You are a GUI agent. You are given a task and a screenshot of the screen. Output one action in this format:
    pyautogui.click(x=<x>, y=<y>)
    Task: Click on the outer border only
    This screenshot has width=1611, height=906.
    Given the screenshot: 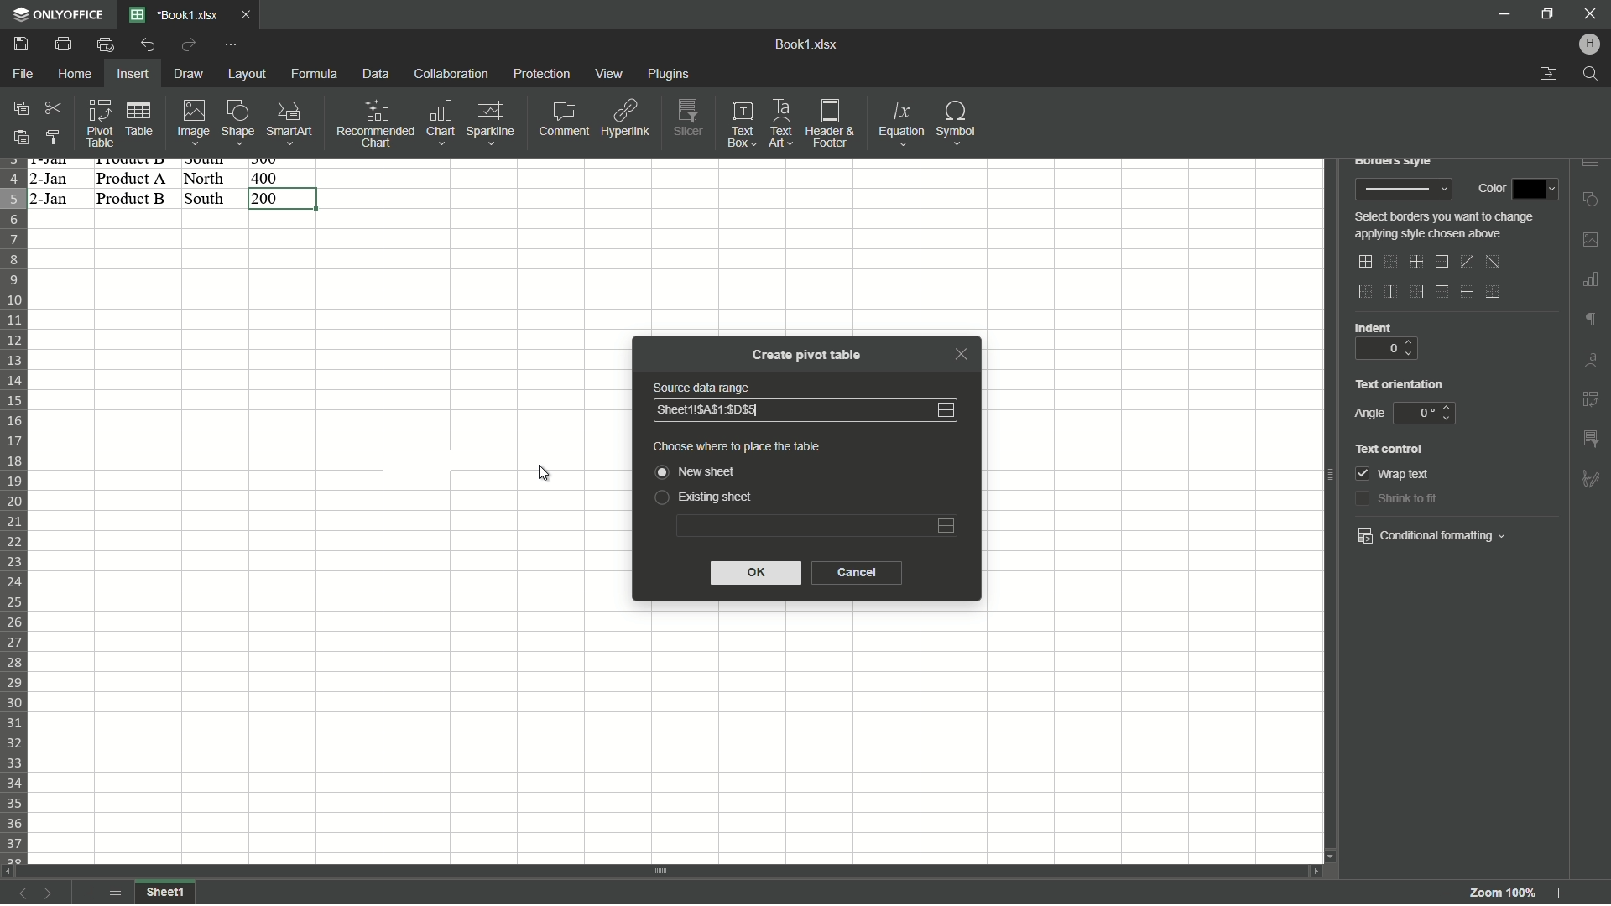 What is the action you would take?
    pyautogui.click(x=1442, y=263)
    